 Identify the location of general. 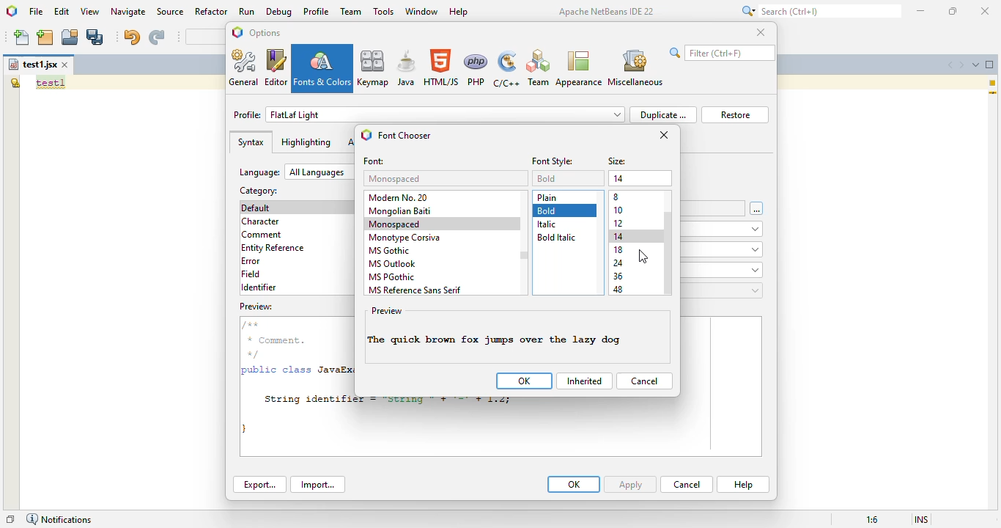
(245, 68).